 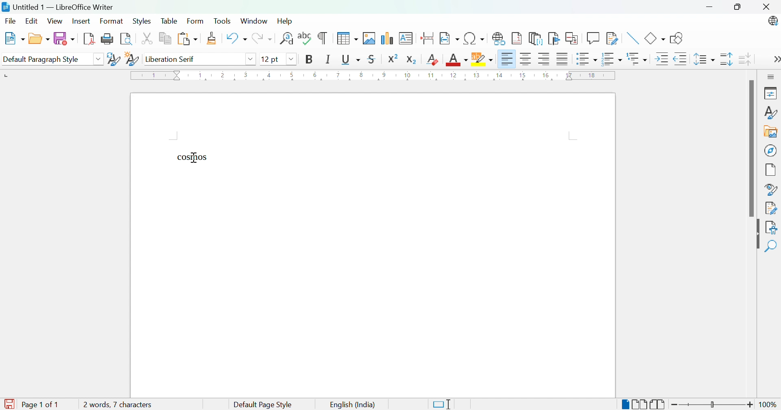 I want to click on File, so click(x=11, y=21).